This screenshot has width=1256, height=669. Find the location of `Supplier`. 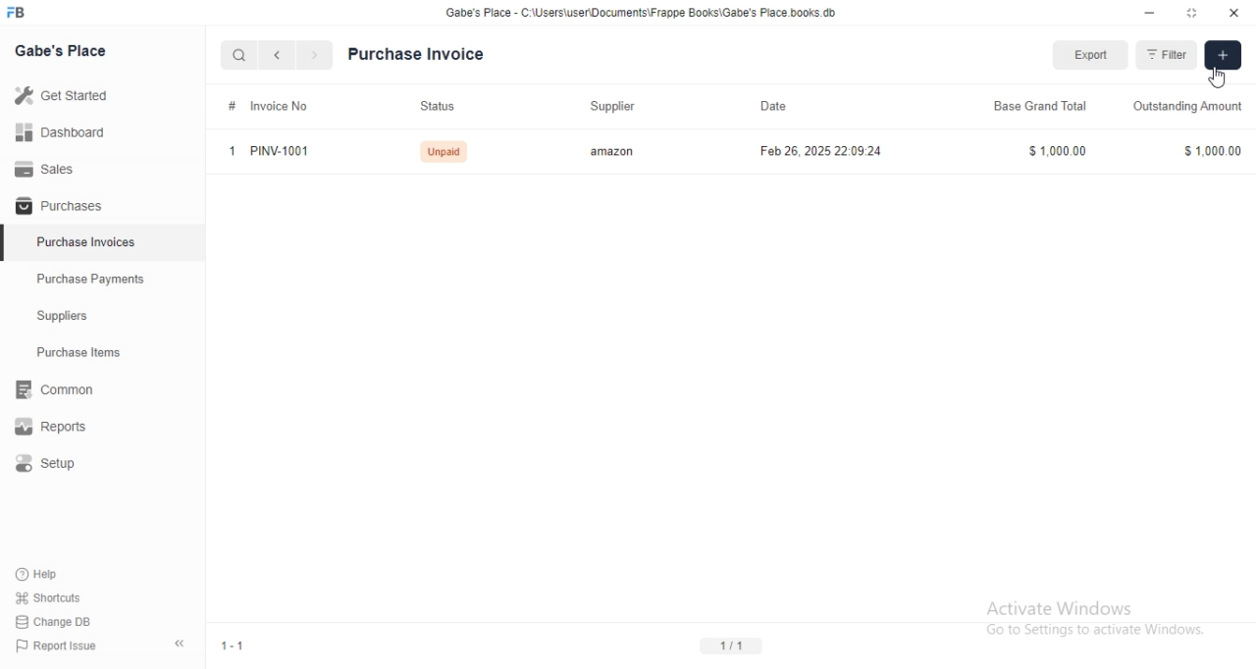

Supplier is located at coordinates (617, 107).